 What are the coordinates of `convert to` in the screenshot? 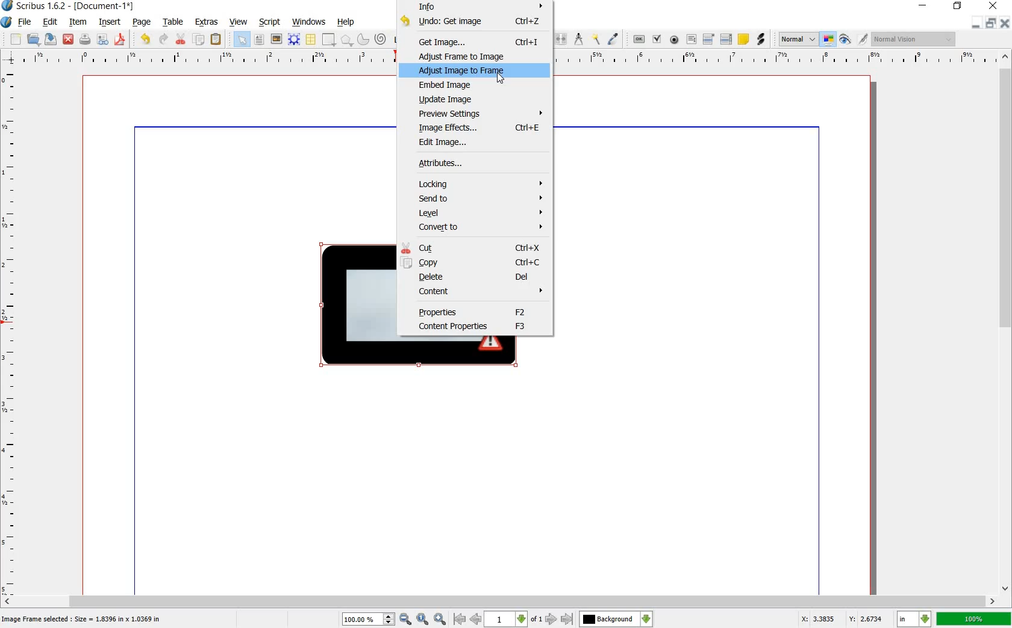 It's located at (479, 229).